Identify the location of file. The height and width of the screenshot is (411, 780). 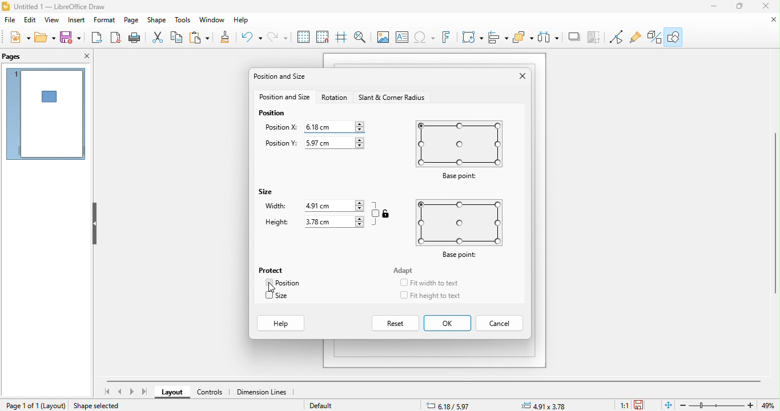
(10, 20).